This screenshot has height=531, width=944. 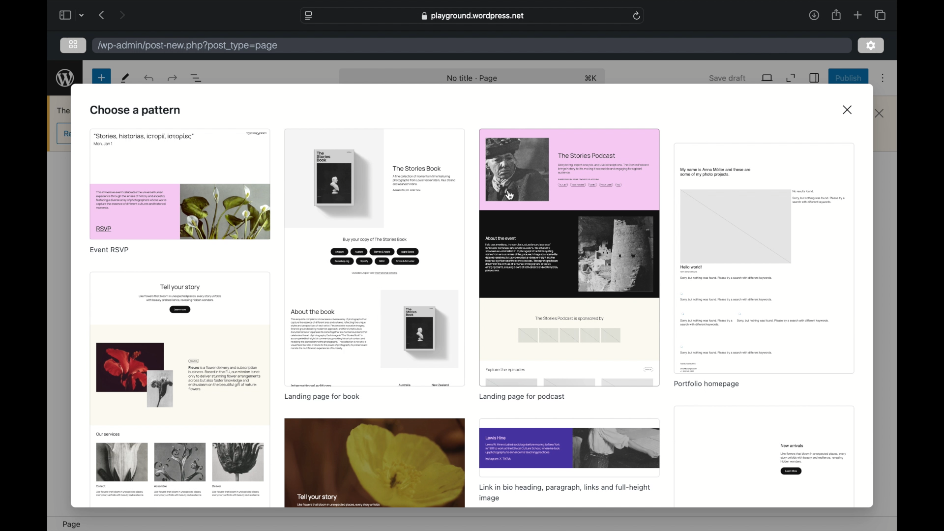 I want to click on next page, so click(x=122, y=15).